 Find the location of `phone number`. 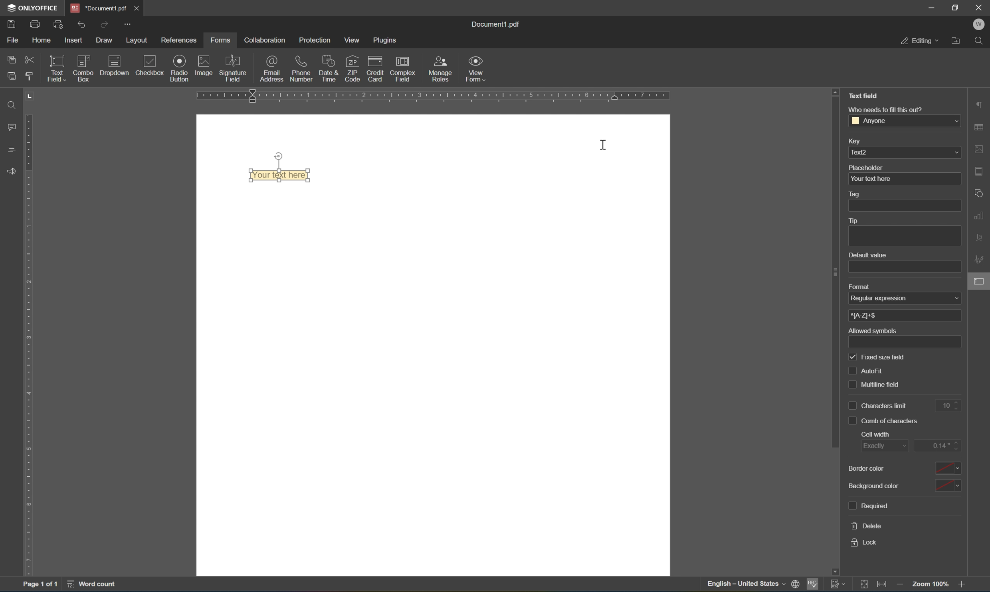

phone number is located at coordinates (300, 68).